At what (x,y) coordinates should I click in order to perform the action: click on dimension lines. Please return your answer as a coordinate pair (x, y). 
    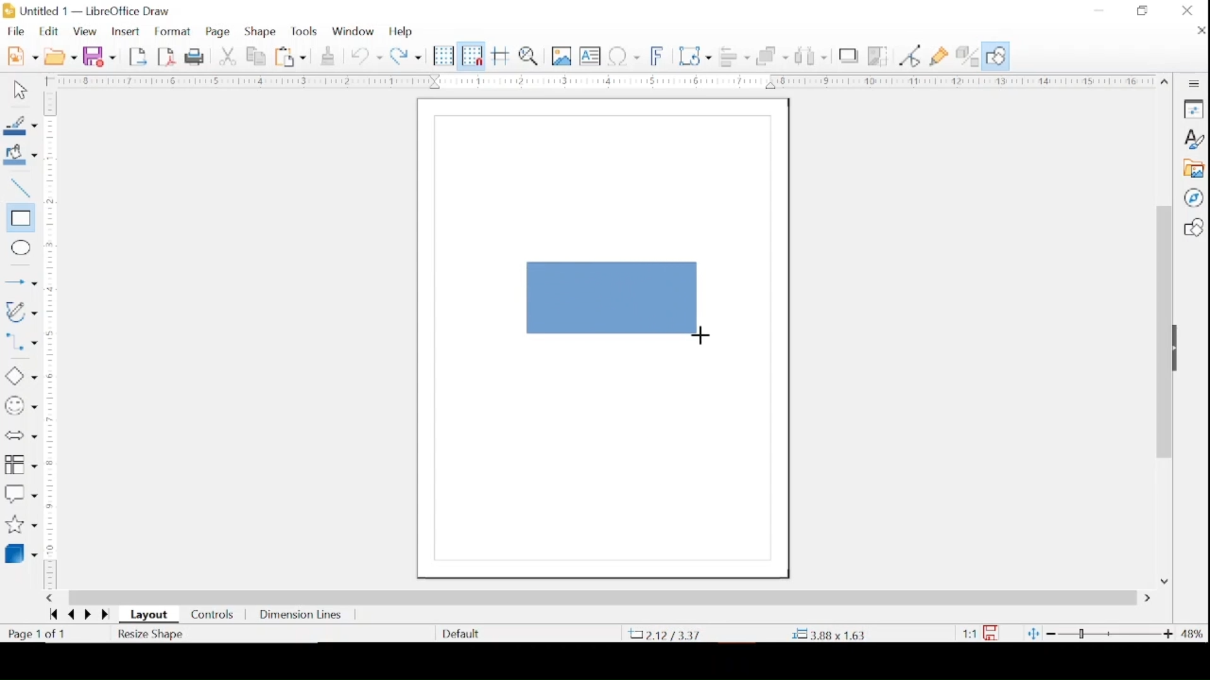
    Looking at the image, I should click on (302, 616).